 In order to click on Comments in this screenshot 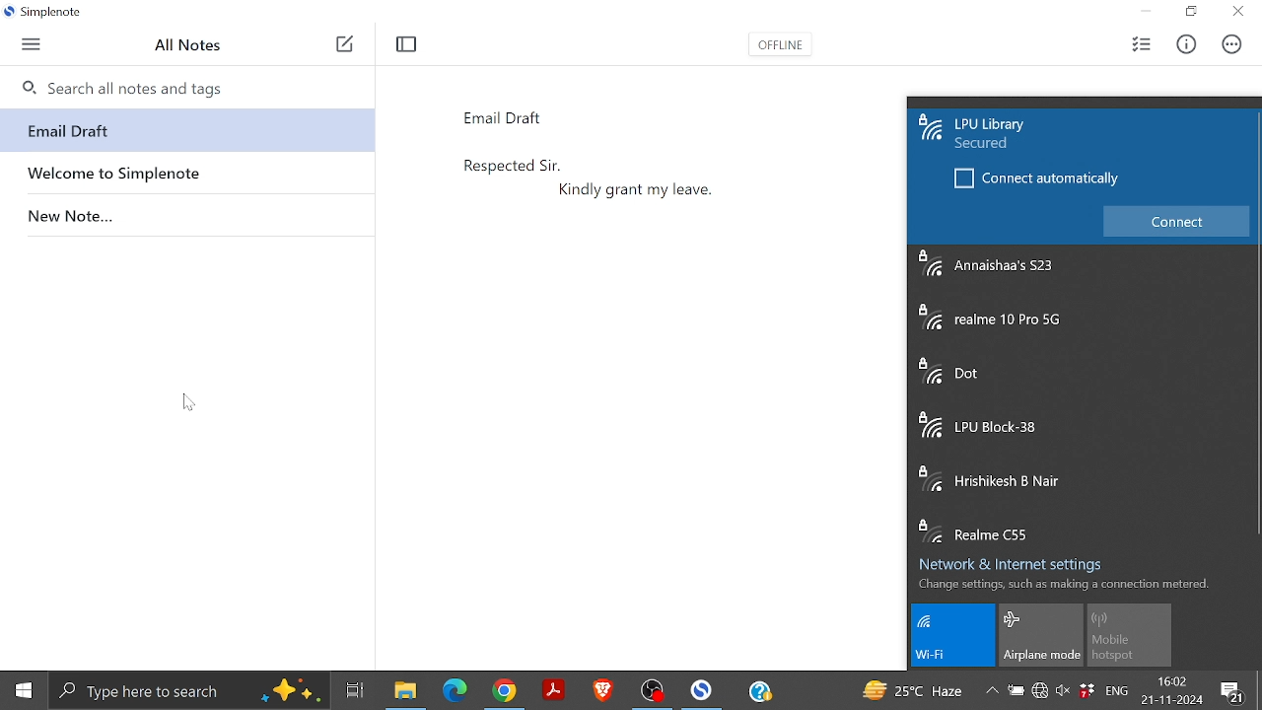, I will do `click(1234, 691)`.